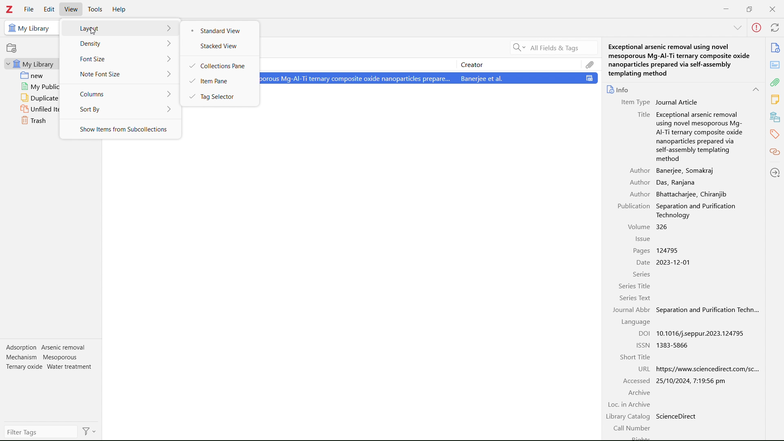 This screenshot has width=784, height=441. I want to click on Mechanism   Mesoporous, so click(42, 357).